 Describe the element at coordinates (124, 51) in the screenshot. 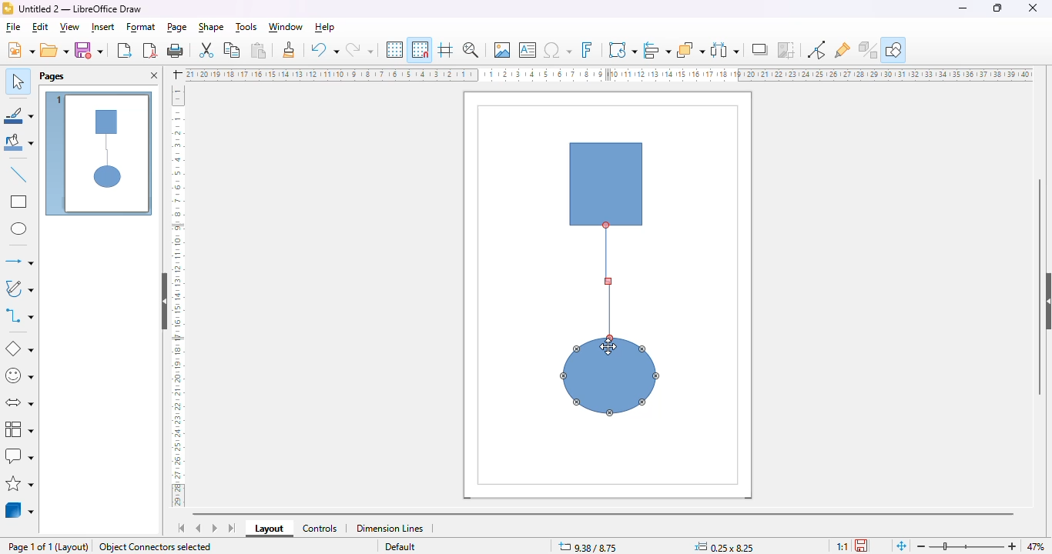

I see `export` at that location.